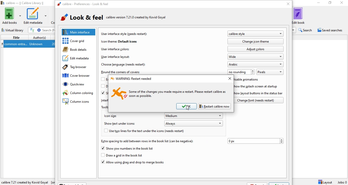  What do you see at coordinates (110, 115) in the screenshot?
I see `icon size` at bounding box center [110, 115].